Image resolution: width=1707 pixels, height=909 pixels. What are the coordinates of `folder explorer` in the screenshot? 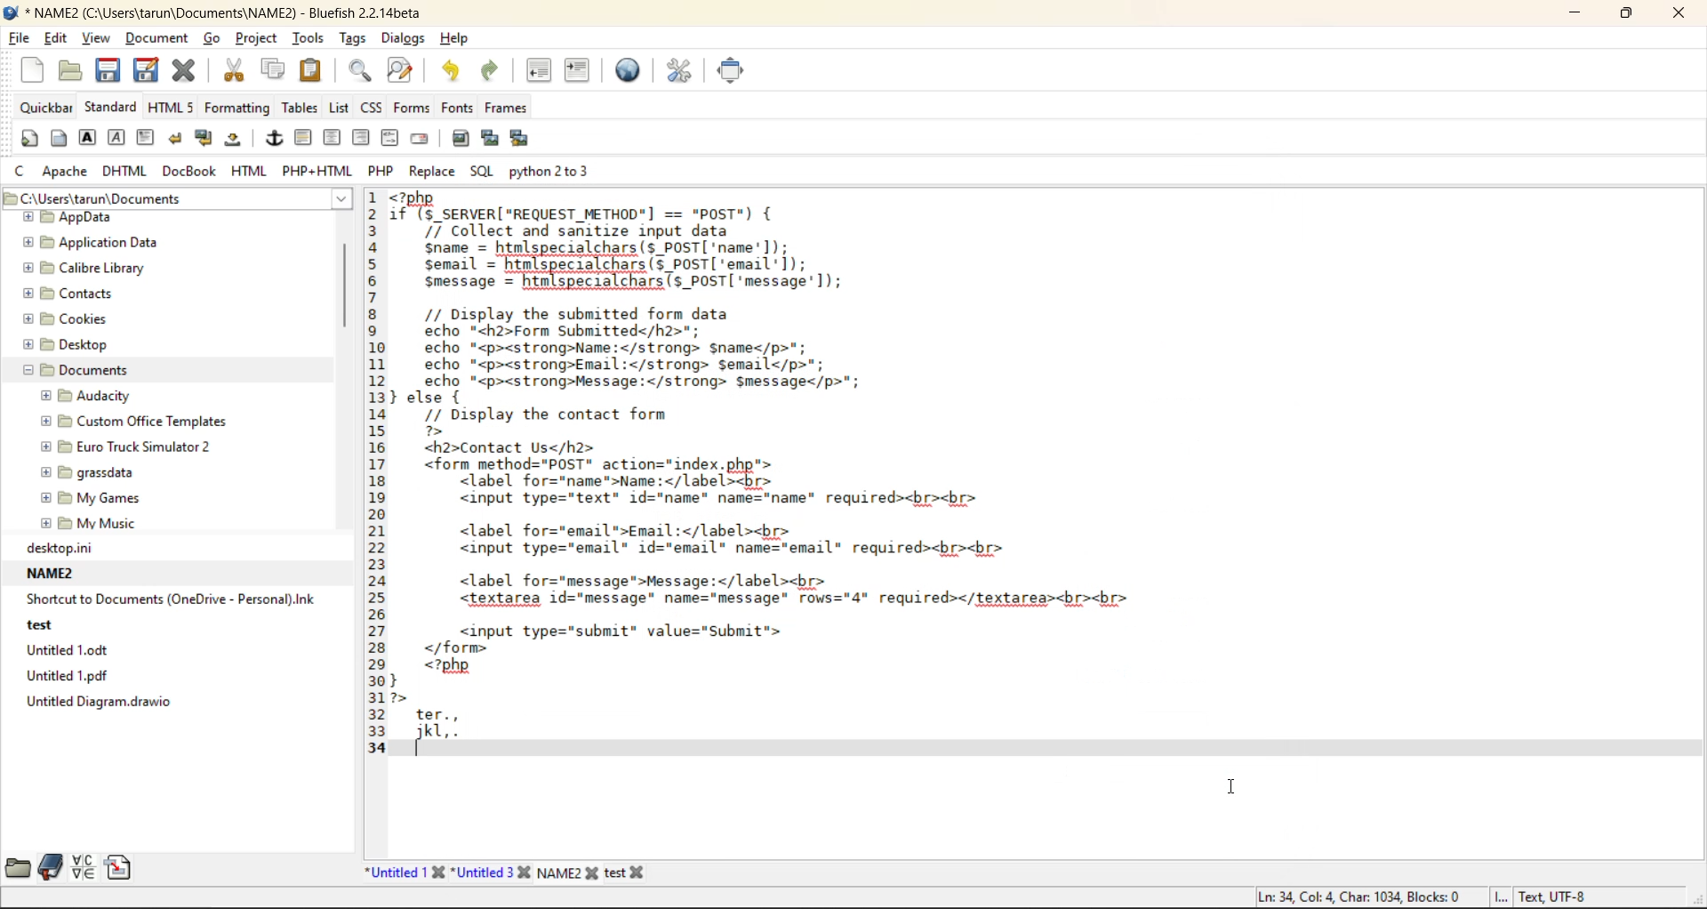 It's located at (156, 372).